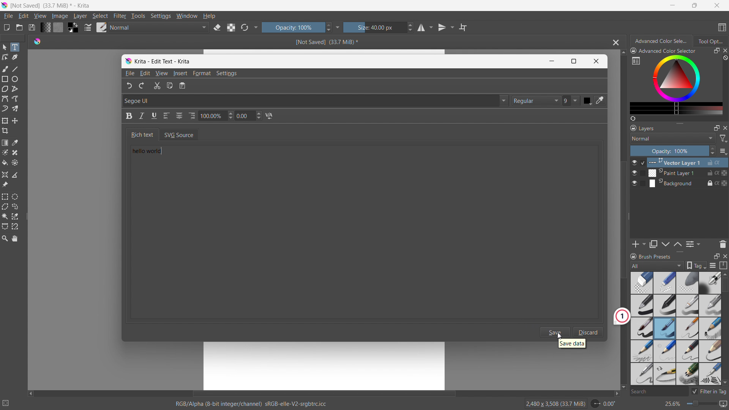 This screenshot has height=410, width=729. What do you see at coordinates (88, 27) in the screenshot?
I see `edit brush settings` at bounding box center [88, 27].